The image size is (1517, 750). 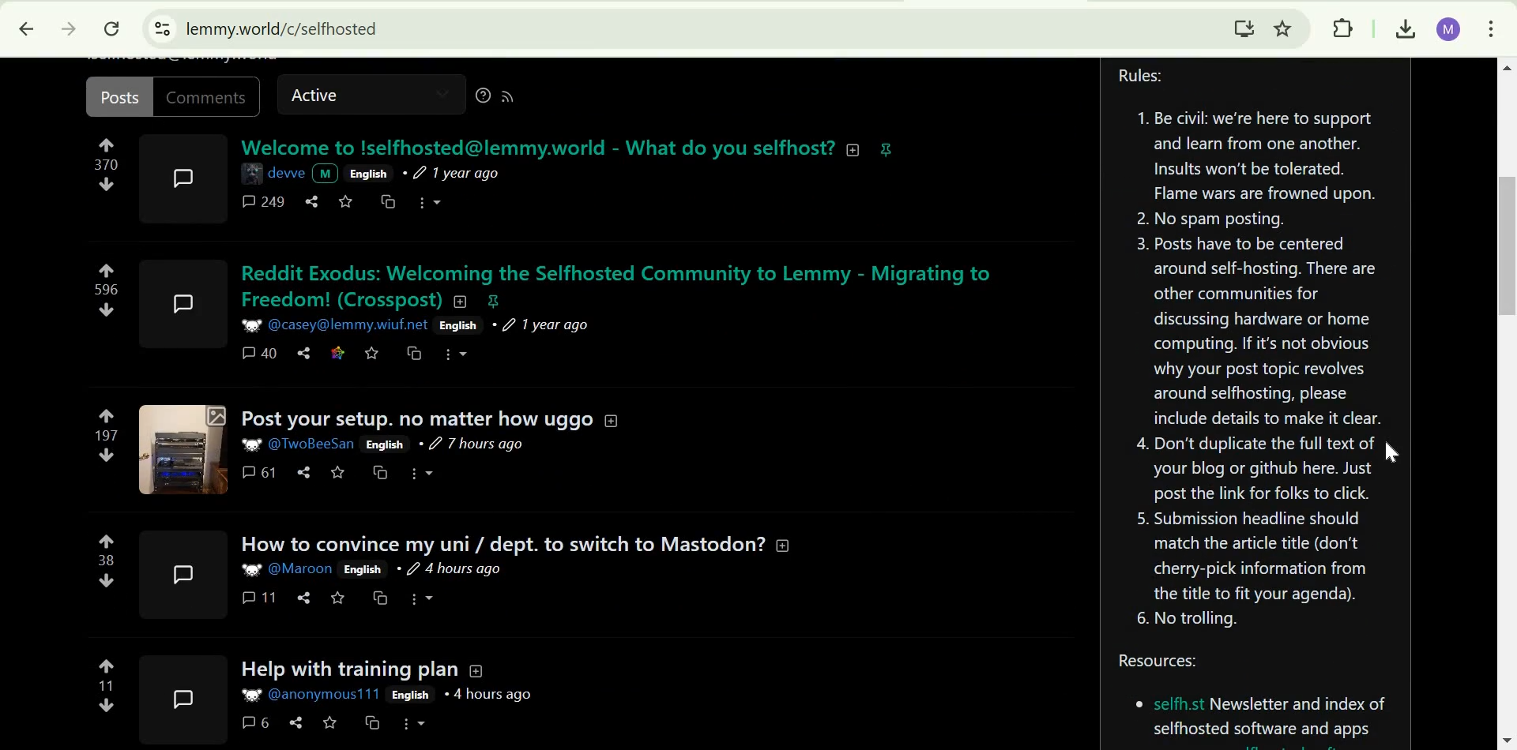 I want to click on 11 points, so click(x=107, y=685).